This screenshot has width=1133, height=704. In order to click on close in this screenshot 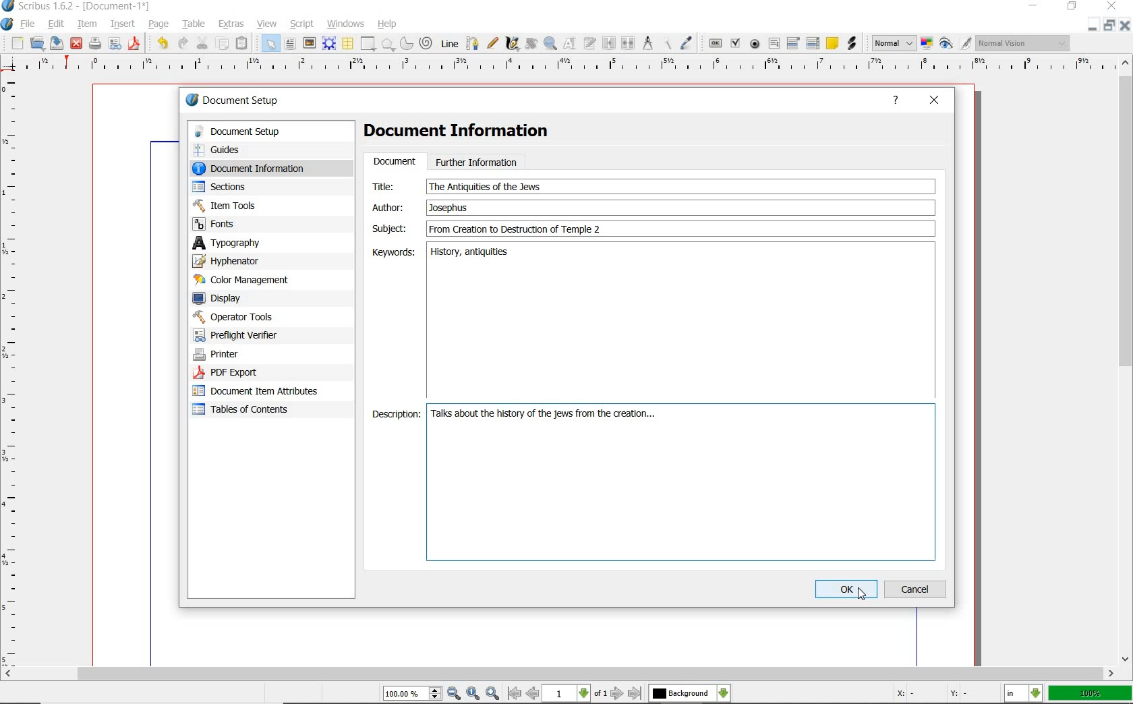, I will do `click(1112, 5)`.